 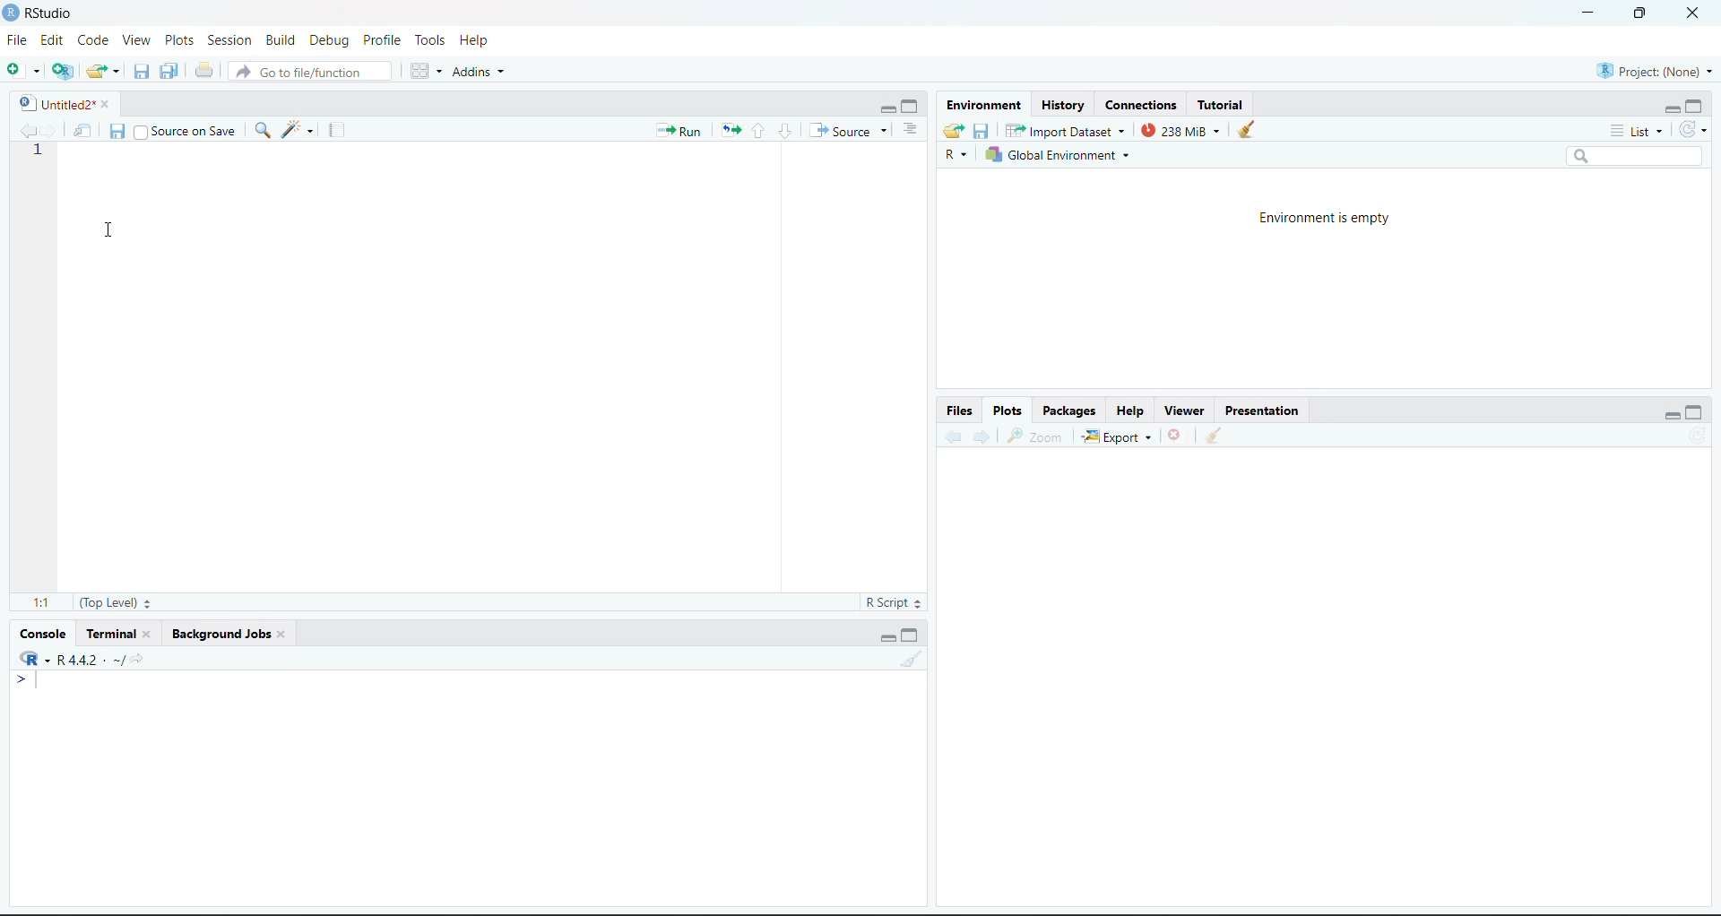 What do you see at coordinates (36, 150) in the screenshot?
I see `1` at bounding box center [36, 150].